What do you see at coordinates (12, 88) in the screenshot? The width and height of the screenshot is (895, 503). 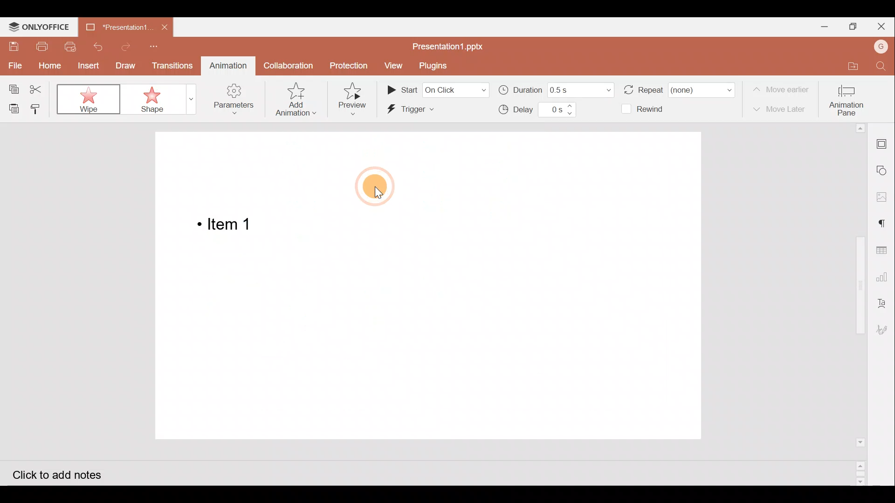 I see `Copy` at bounding box center [12, 88].